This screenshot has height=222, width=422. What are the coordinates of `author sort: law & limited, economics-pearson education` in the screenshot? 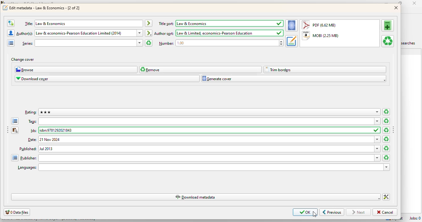 It's located at (219, 33).